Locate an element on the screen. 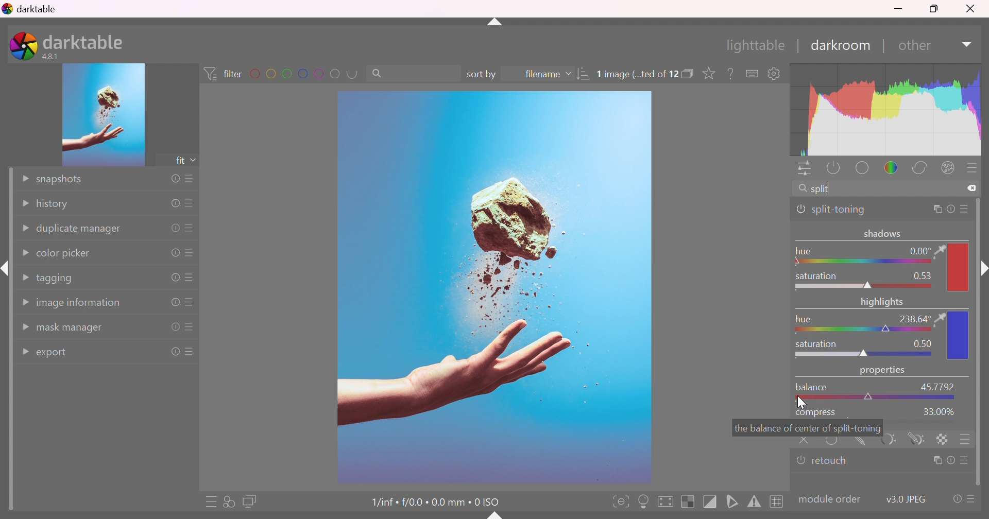 The width and height of the screenshot is (989, 519). clear is located at coordinates (971, 187).